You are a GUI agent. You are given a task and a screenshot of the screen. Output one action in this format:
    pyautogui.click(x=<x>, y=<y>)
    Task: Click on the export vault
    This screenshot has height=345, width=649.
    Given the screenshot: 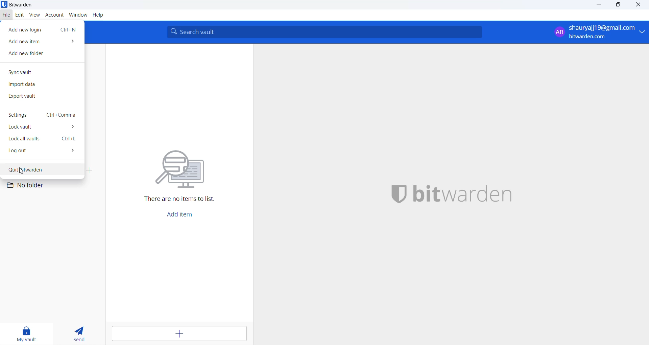 What is the action you would take?
    pyautogui.click(x=40, y=99)
    